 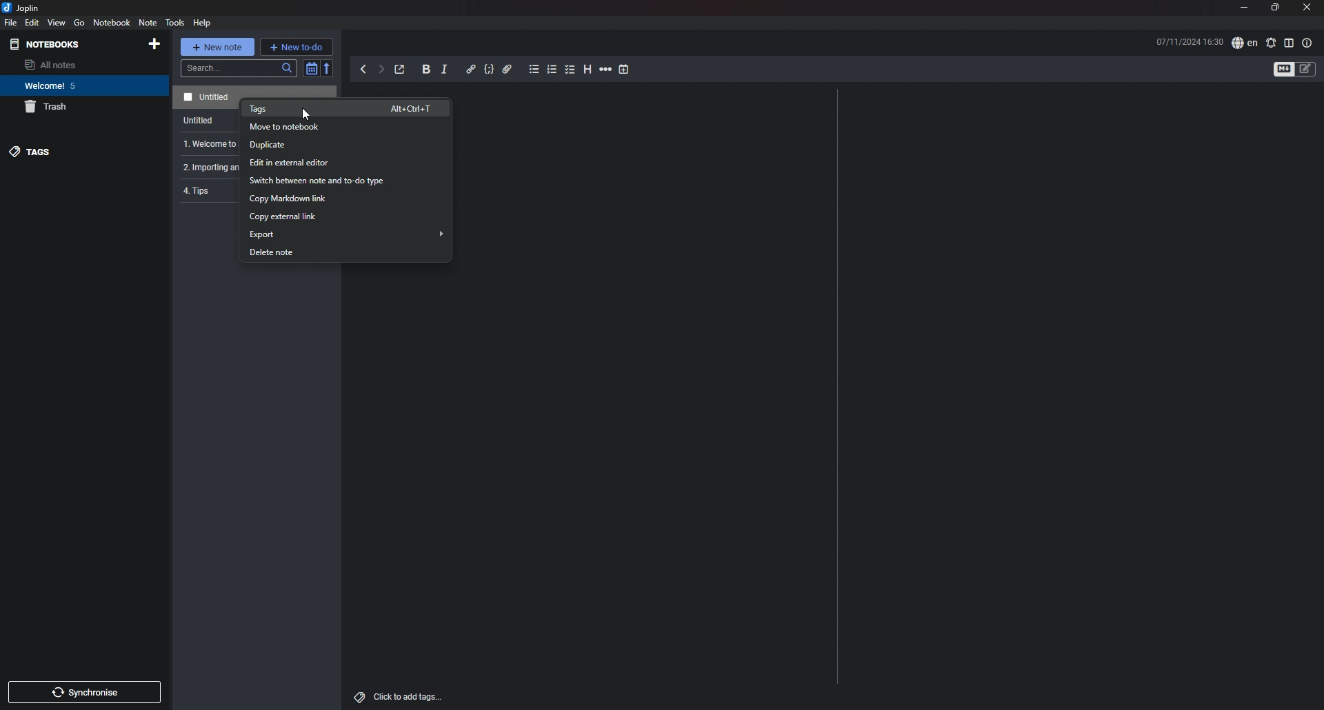 I want to click on notebook, so click(x=70, y=85).